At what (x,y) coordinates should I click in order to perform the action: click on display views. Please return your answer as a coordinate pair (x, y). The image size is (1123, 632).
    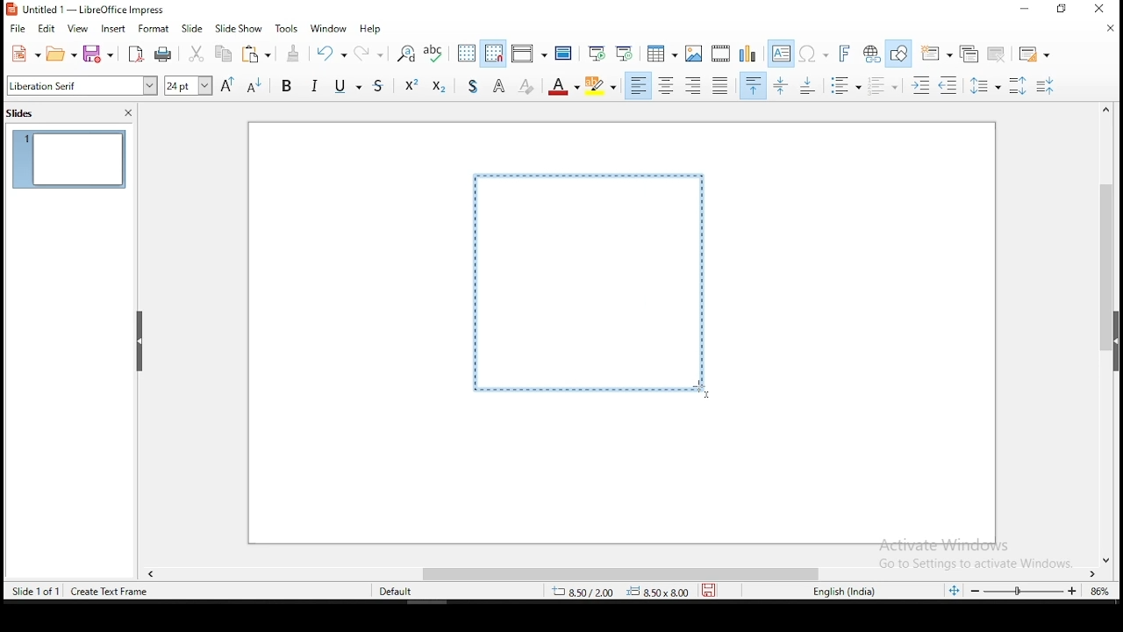
    Looking at the image, I should click on (530, 51).